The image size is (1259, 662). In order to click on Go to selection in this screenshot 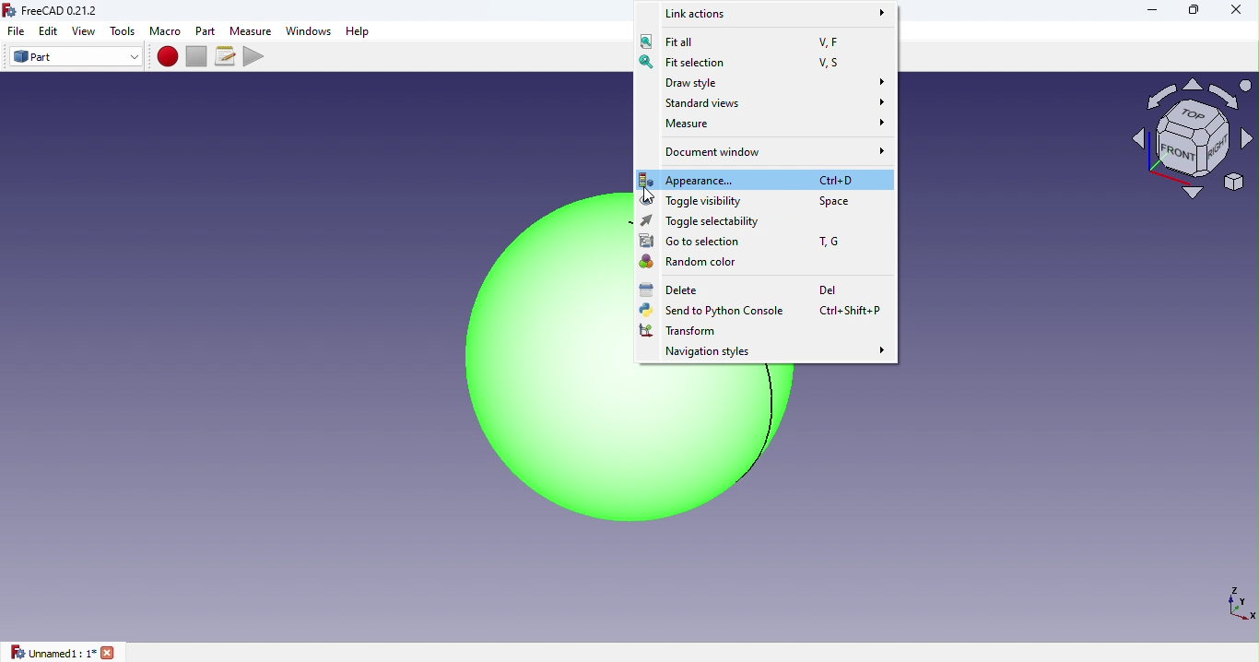, I will do `click(747, 241)`.